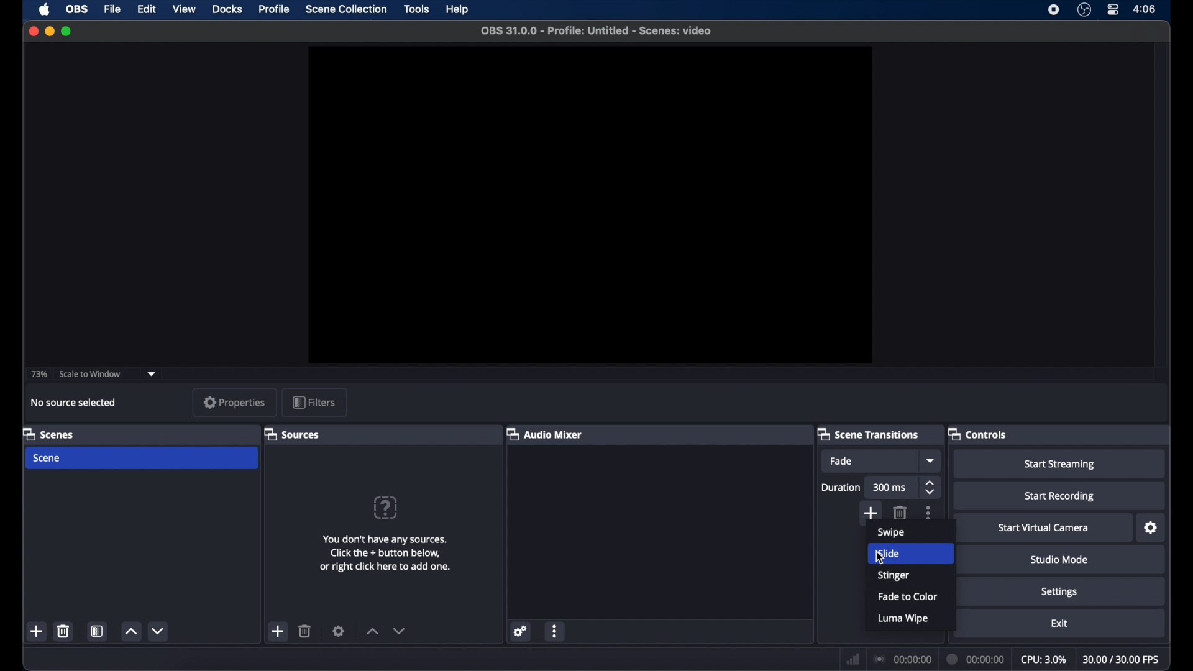  Describe the element at coordinates (877, 557) in the screenshot. I see `cursor` at that location.